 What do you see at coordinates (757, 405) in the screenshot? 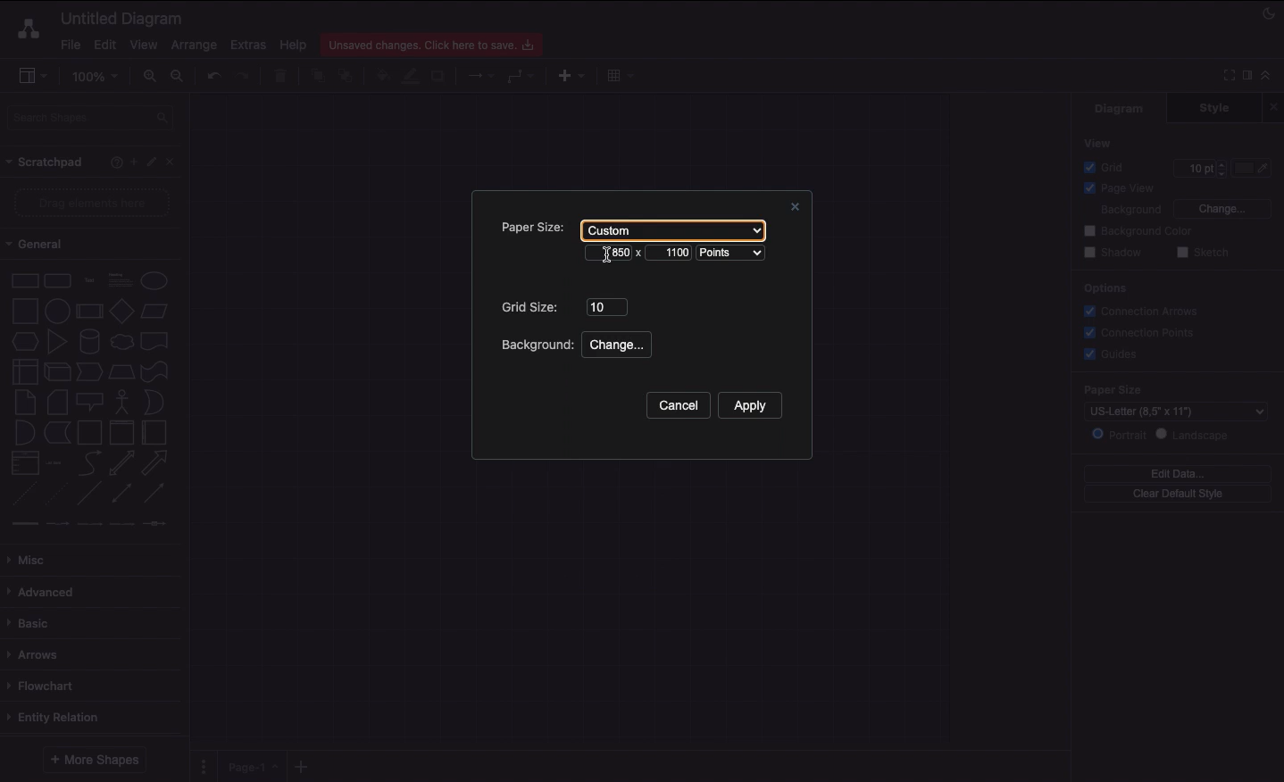
I see `Apply` at bounding box center [757, 405].